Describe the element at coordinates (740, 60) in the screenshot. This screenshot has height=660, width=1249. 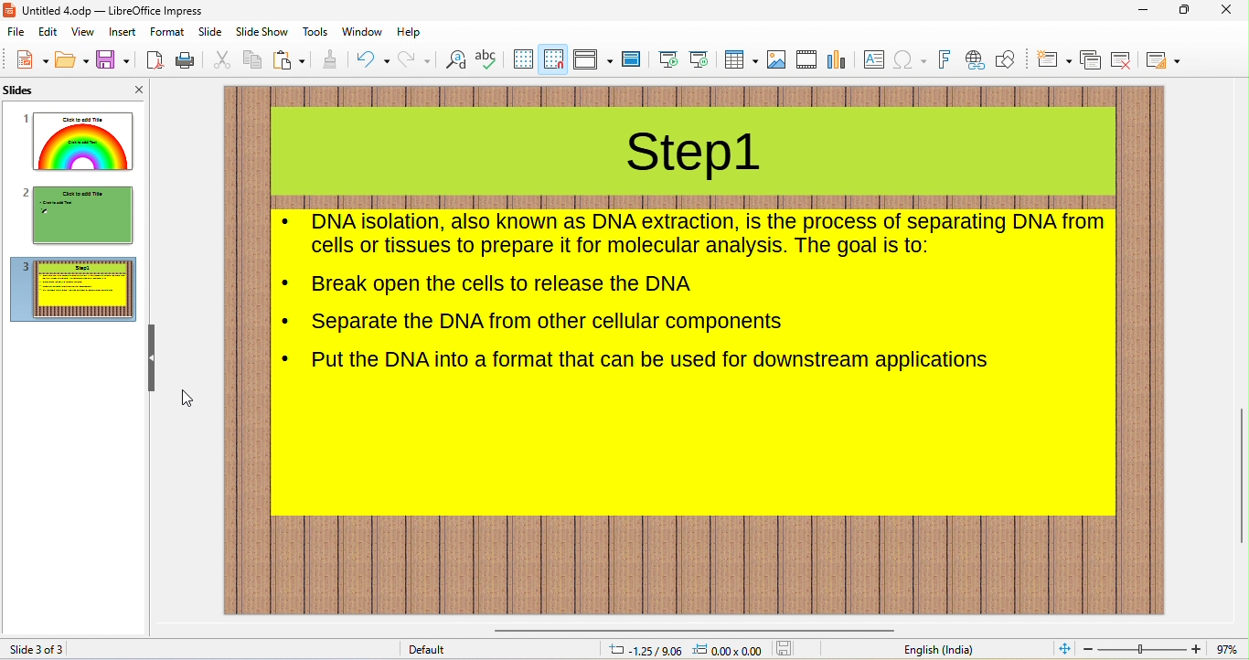
I see `table` at that location.